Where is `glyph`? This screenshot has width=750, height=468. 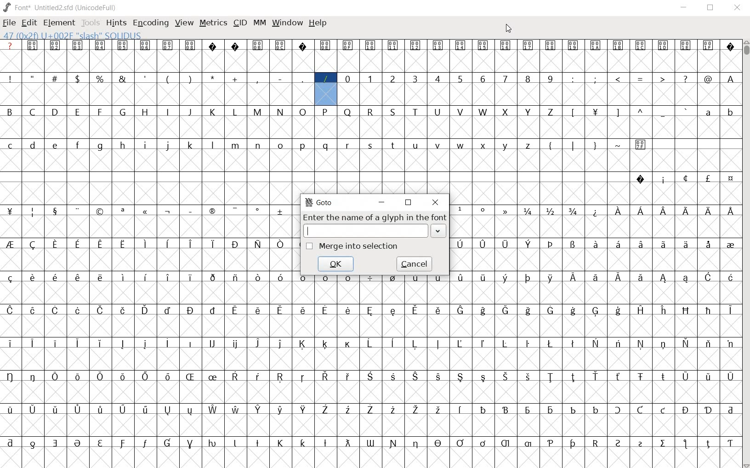 glyph is located at coordinates (77, 79).